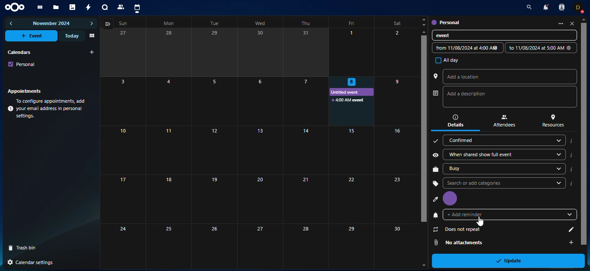 This screenshot has width=590, height=271. I want to click on 16, so click(396, 150).